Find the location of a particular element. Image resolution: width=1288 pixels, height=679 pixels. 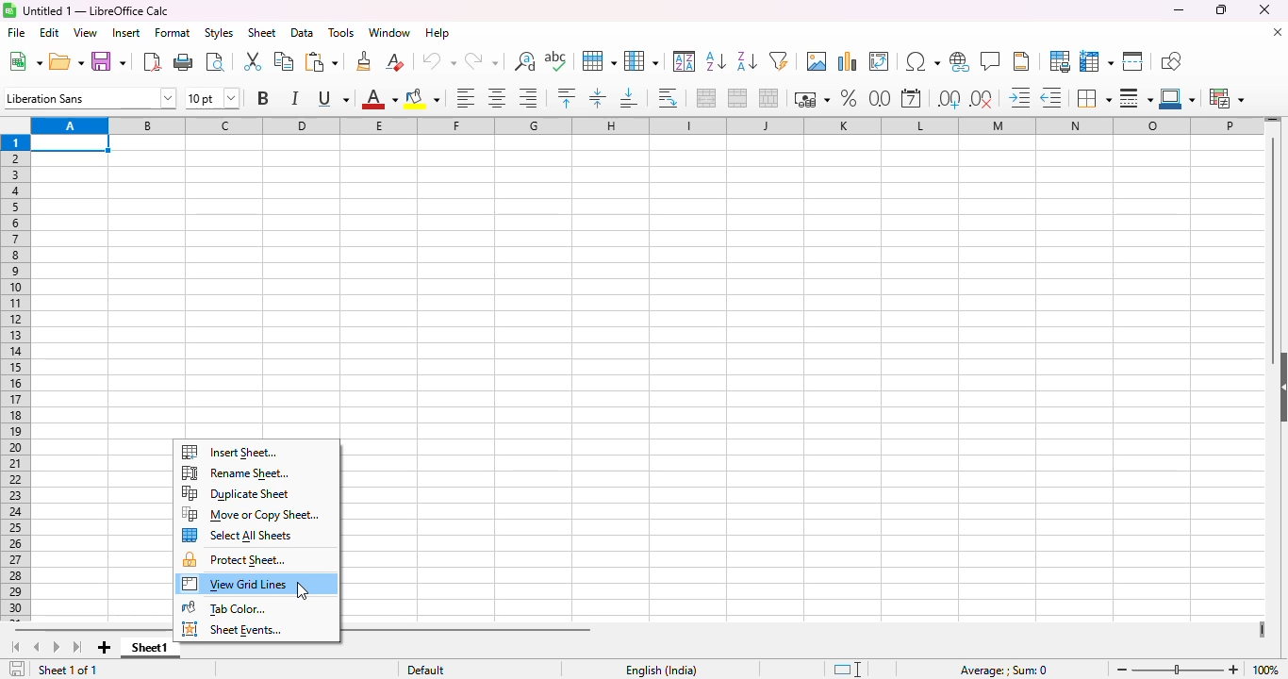

format as date is located at coordinates (913, 98).